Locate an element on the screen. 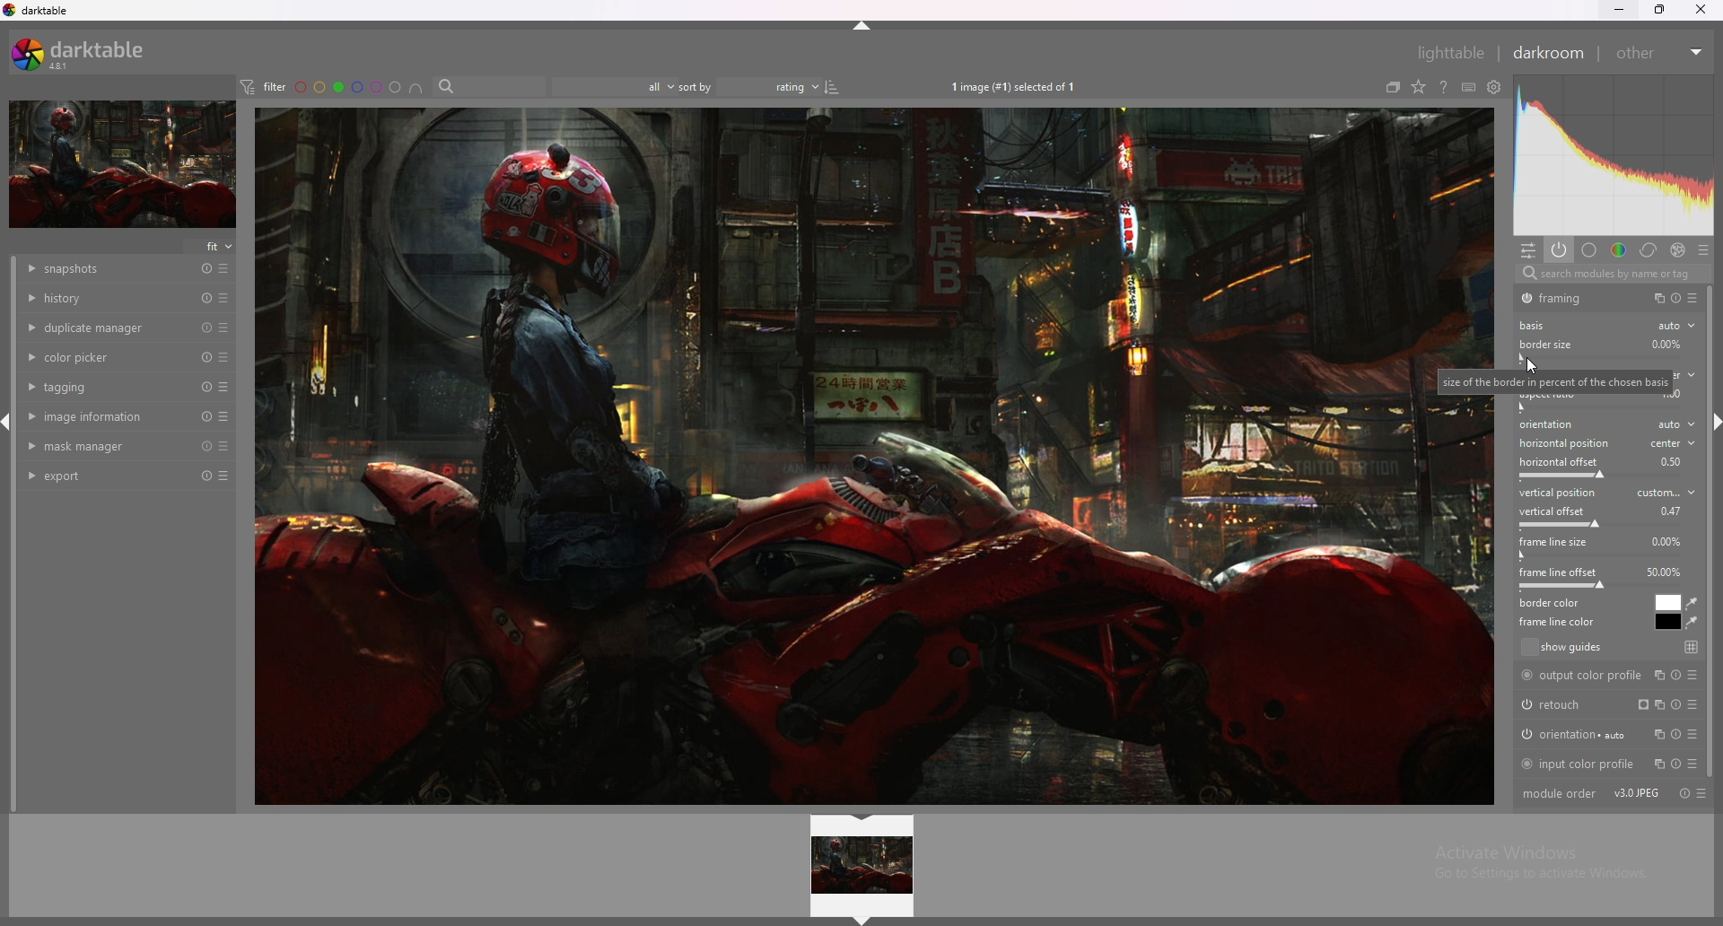 The width and height of the screenshot is (1723, 926). quic access panel is located at coordinates (1528, 251).